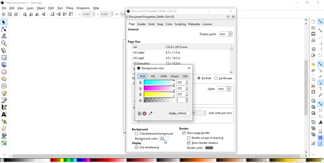 The width and height of the screenshot is (324, 163). What do you see at coordinates (166, 142) in the screenshot?
I see `cursor` at bounding box center [166, 142].